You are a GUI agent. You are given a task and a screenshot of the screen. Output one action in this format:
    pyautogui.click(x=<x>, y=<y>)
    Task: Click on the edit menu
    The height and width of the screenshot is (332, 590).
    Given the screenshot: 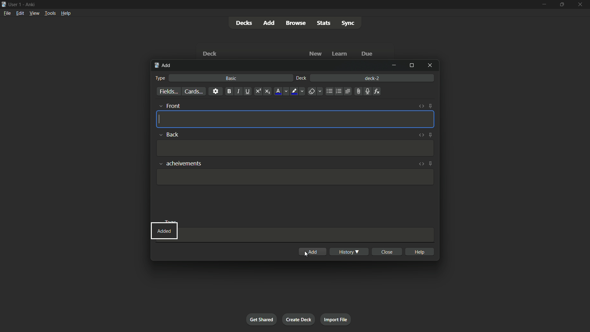 What is the action you would take?
    pyautogui.click(x=20, y=13)
    